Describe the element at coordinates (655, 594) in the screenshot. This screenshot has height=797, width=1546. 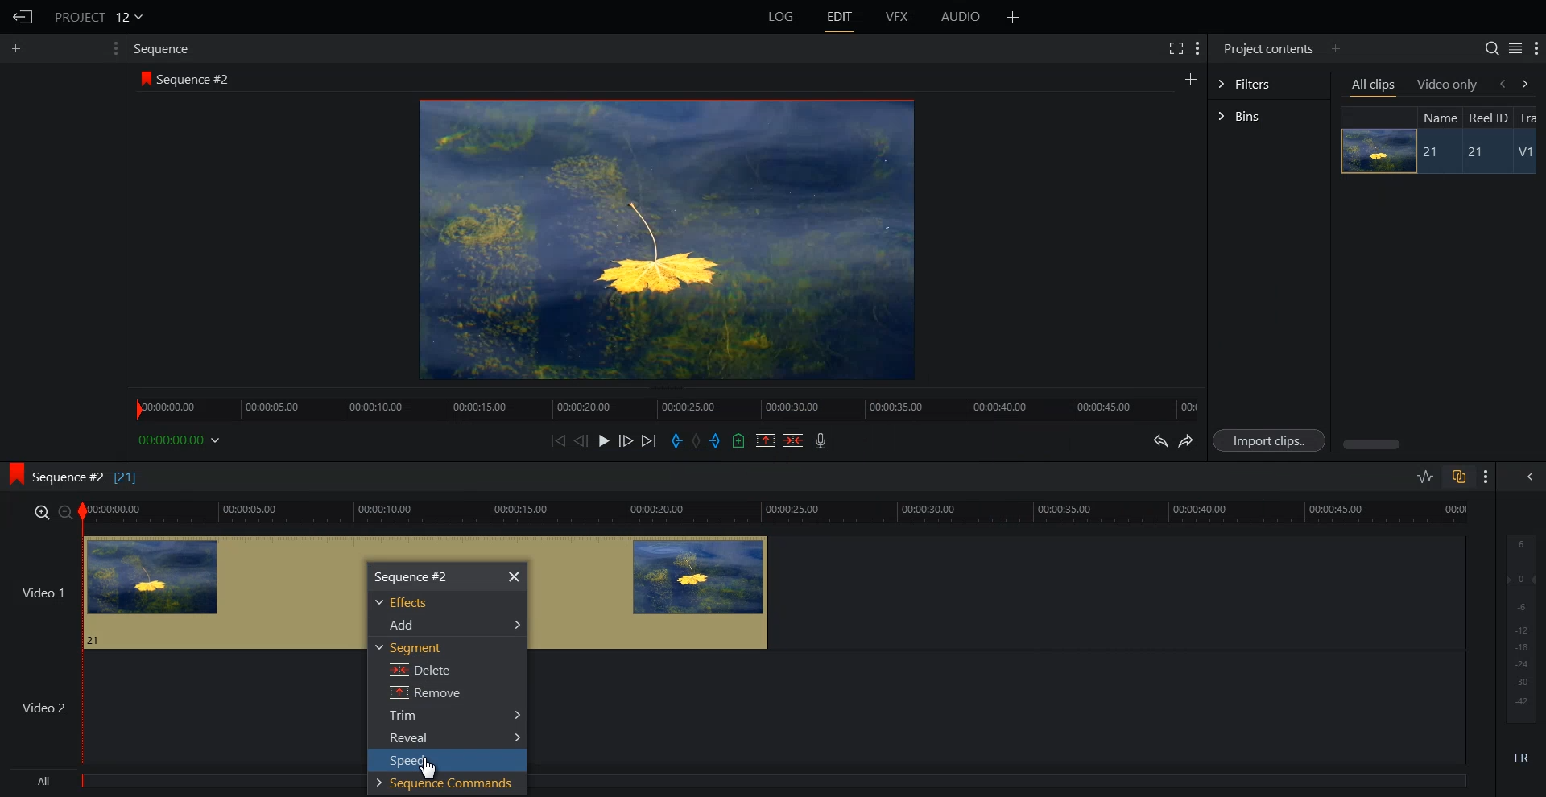
I see `video 1` at that location.